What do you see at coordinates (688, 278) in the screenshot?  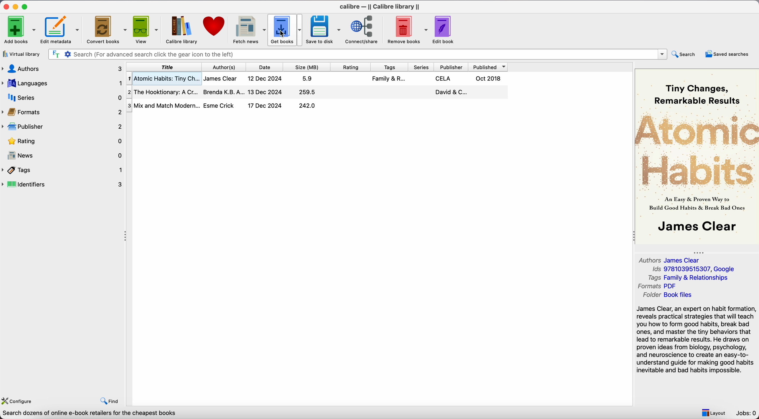 I see `Tags Family & Relationships` at bounding box center [688, 278].